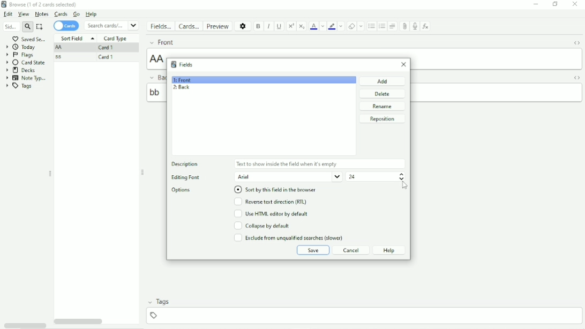 The image size is (585, 329). I want to click on Rename, so click(384, 107).